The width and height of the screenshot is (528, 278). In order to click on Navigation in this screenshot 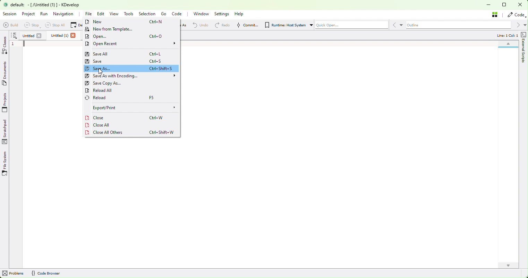, I will do `click(63, 15)`.